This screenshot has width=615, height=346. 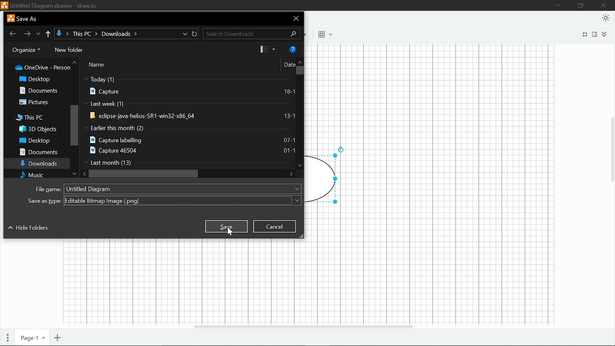 I want to click on Documents, so click(x=38, y=152).